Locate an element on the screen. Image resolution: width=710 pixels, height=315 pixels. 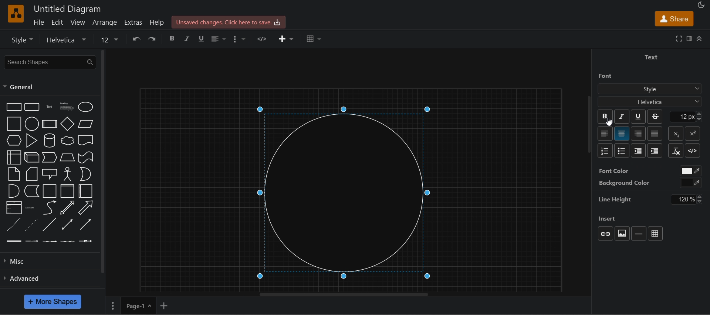
Untitled Diagram is located at coordinates (68, 8).